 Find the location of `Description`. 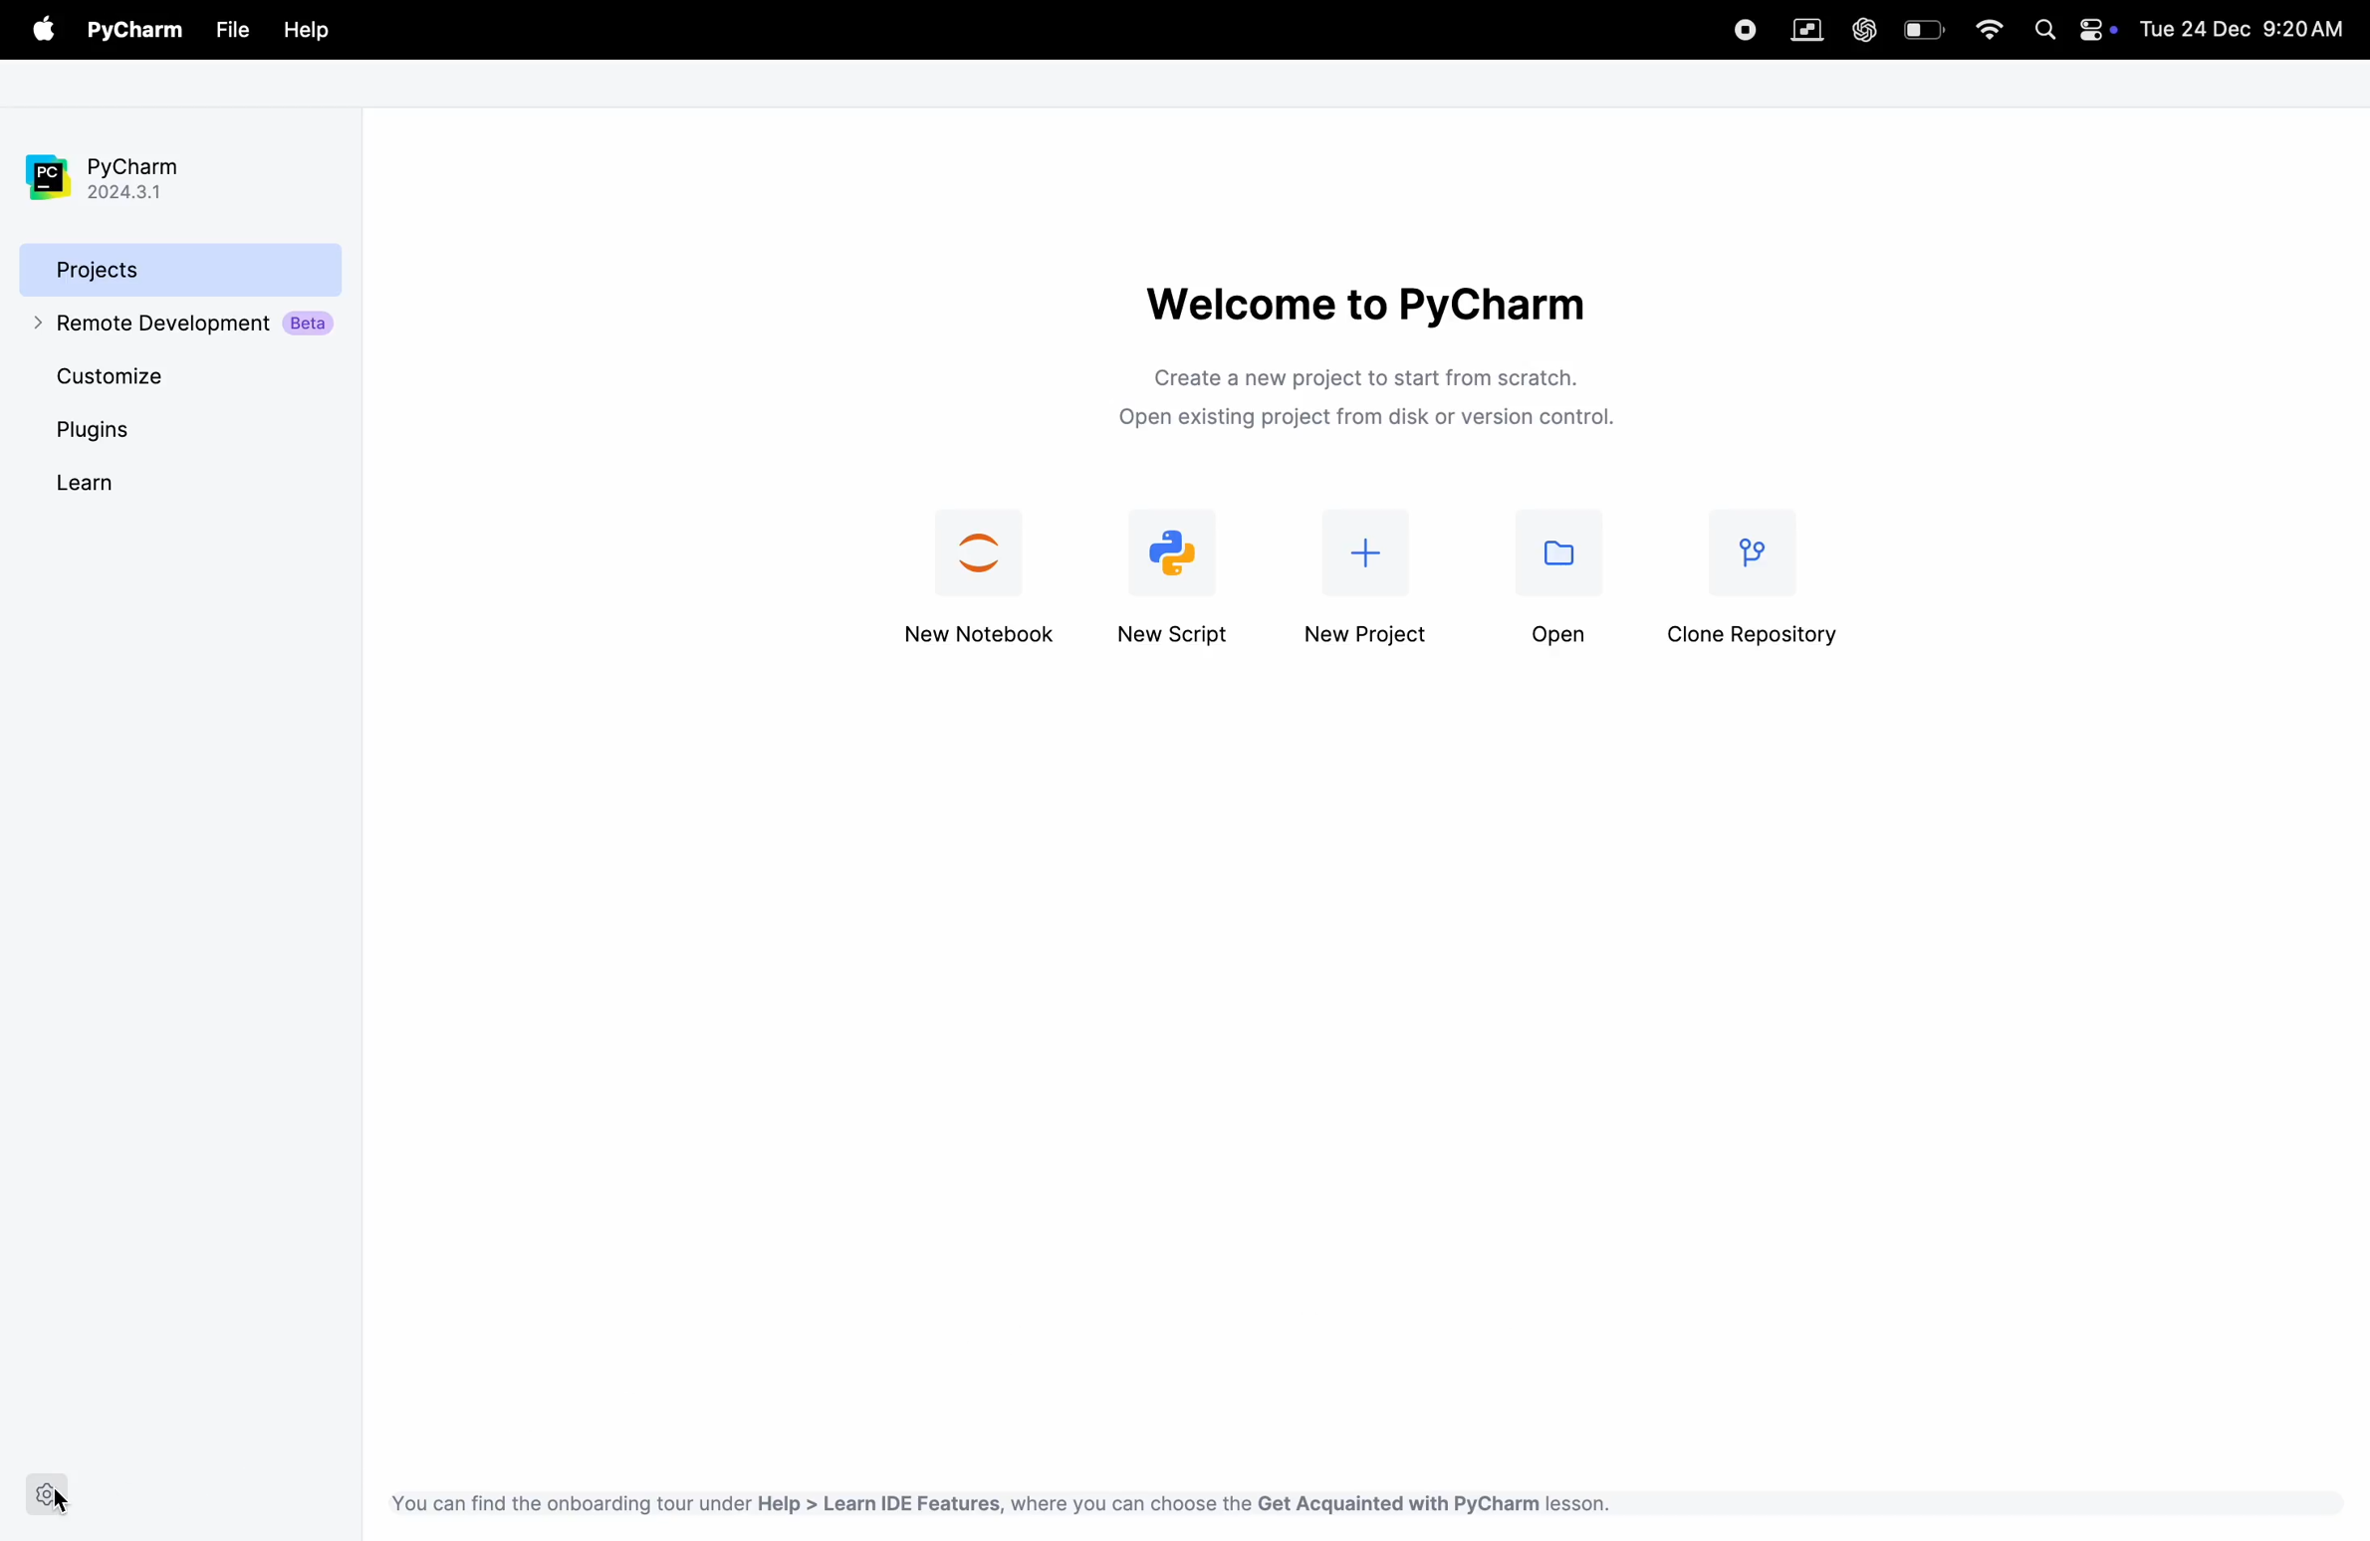

Description is located at coordinates (1376, 402).